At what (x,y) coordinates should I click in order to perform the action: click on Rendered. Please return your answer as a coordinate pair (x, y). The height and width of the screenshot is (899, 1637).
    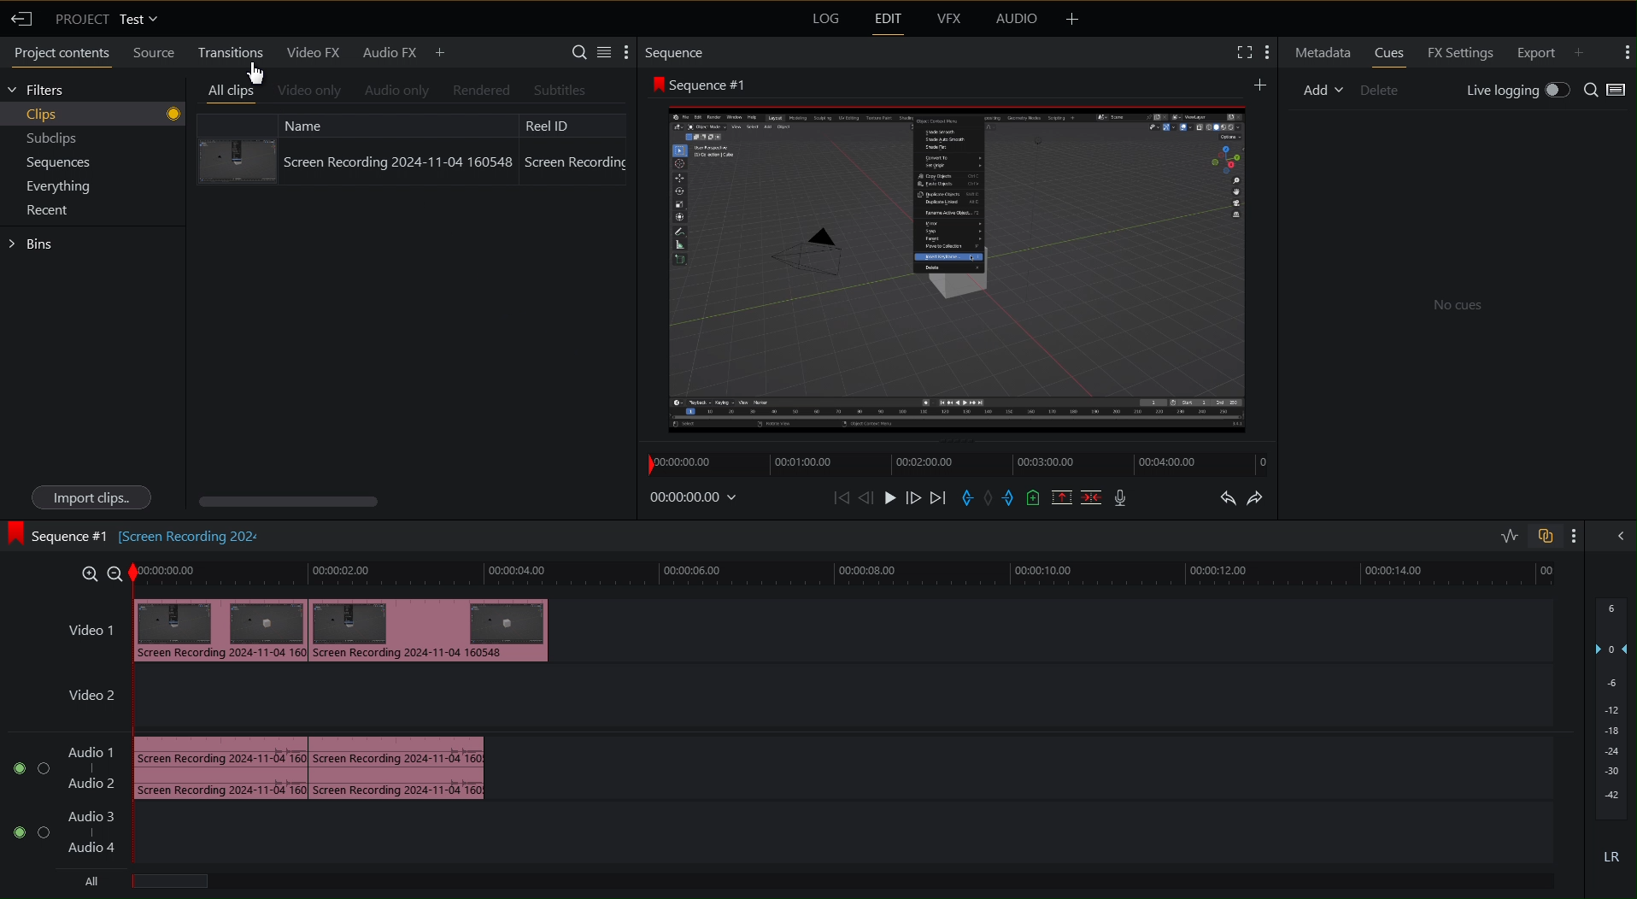
    Looking at the image, I should click on (482, 89).